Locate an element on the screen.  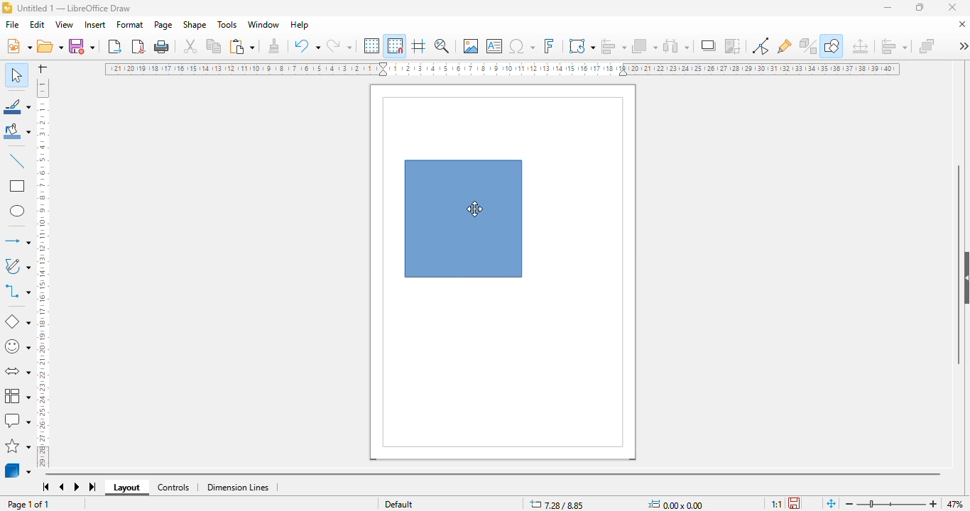
callout shapes is located at coordinates (17, 421).